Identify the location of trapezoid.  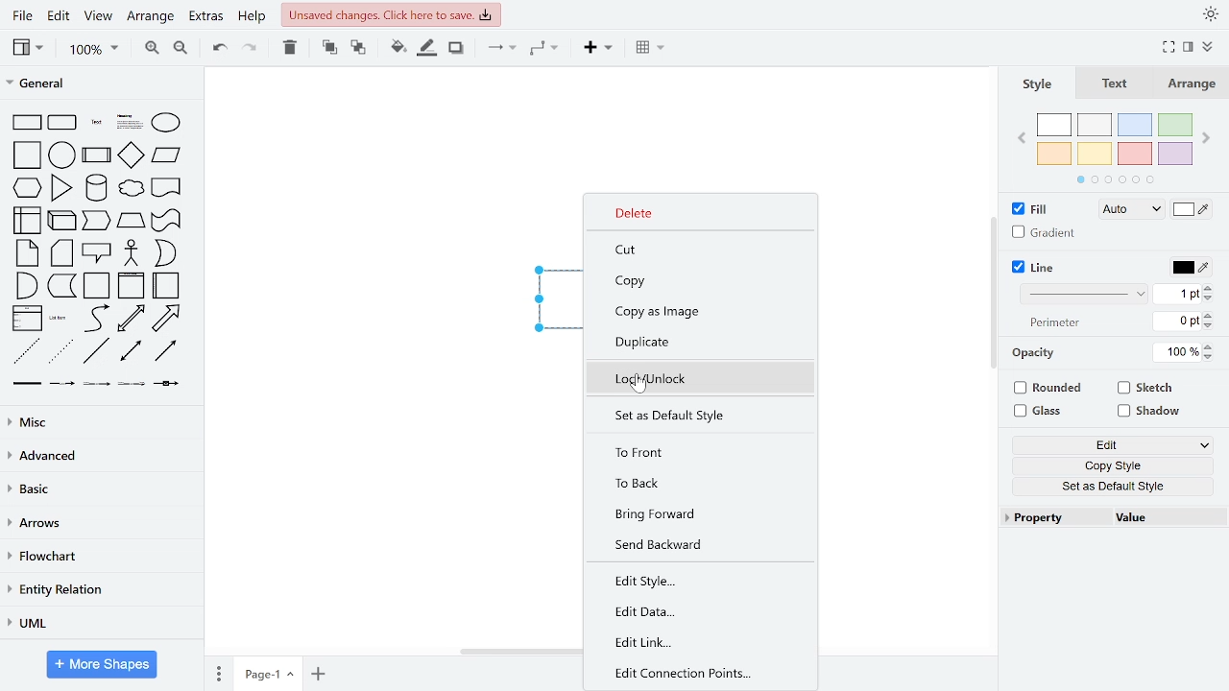
(166, 220).